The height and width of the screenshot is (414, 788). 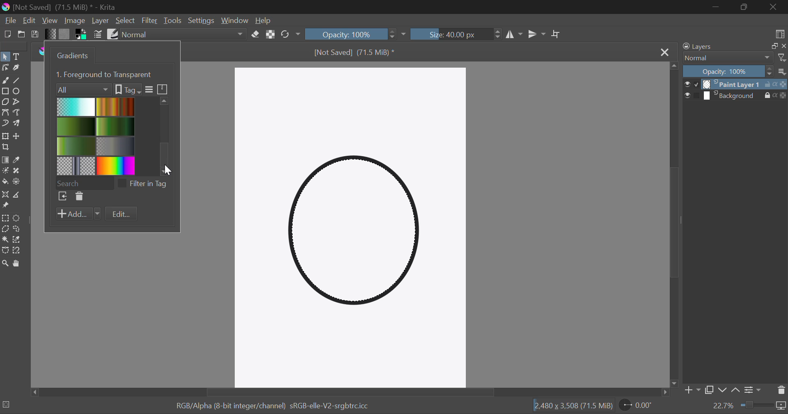 What do you see at coordinates (35, 34) in the screenshot?
I see `Save` at bounding box center [35, 34].